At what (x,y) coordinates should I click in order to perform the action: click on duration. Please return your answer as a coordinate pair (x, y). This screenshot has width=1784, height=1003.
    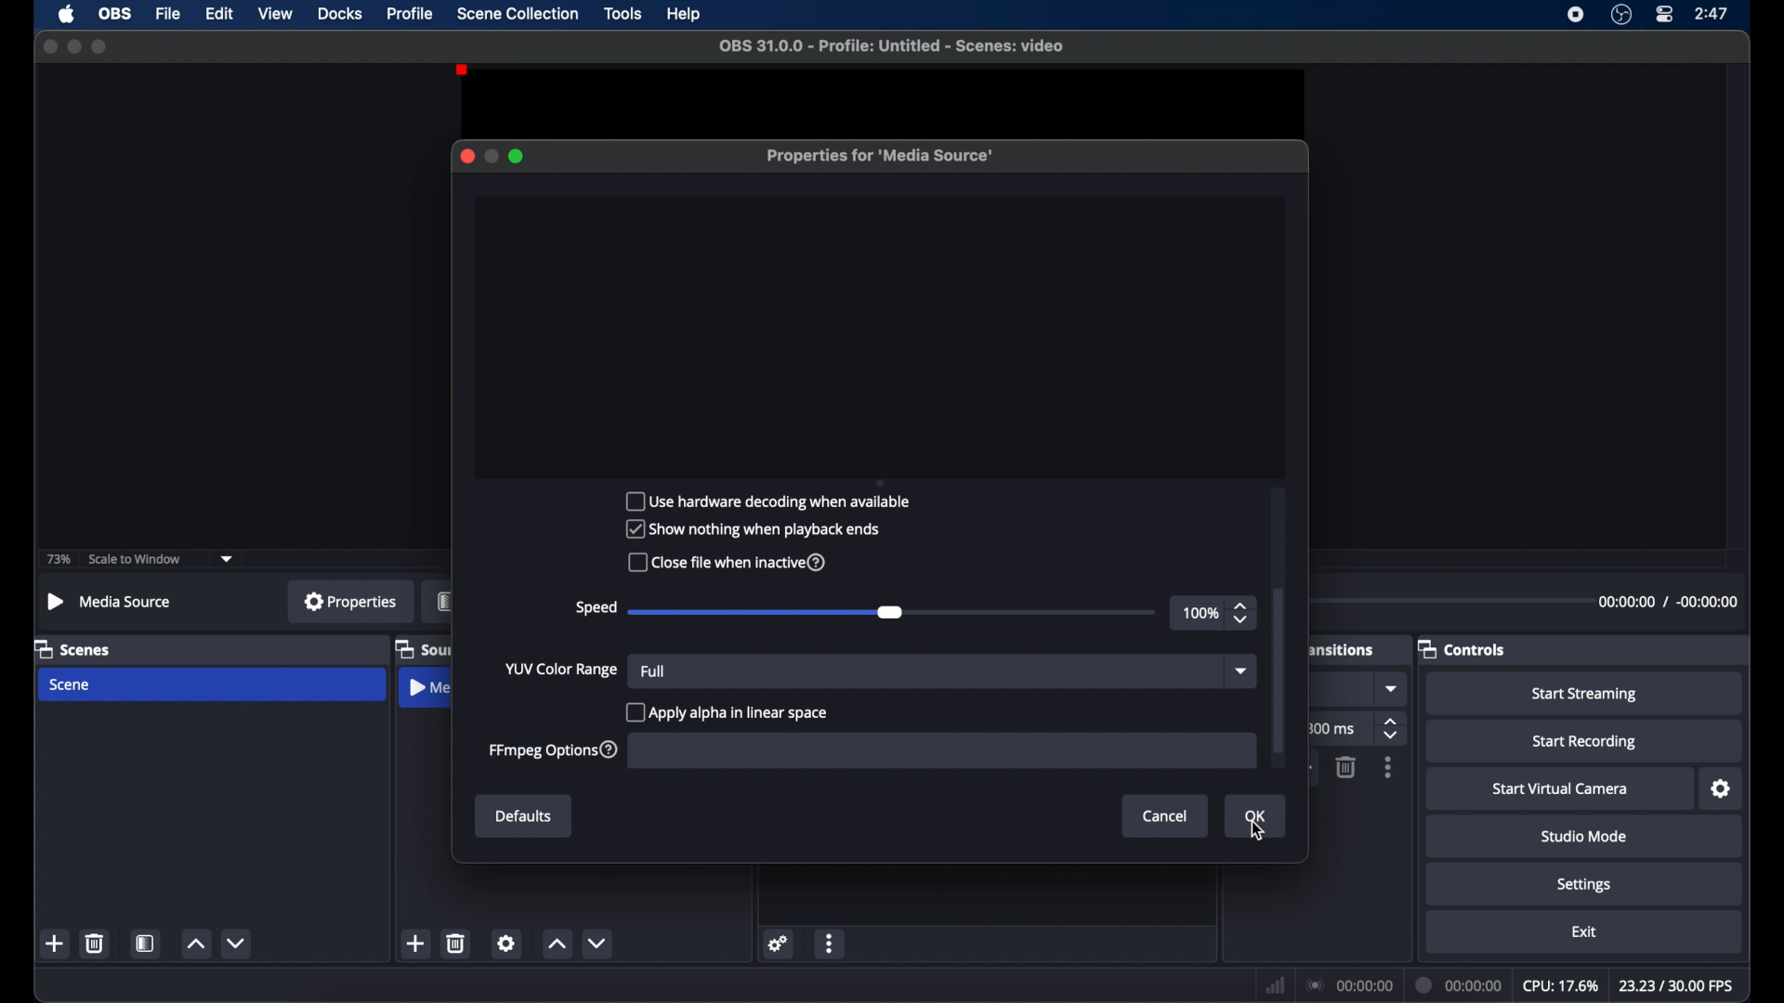
    Looking at the image, I should click on (1666, 601).